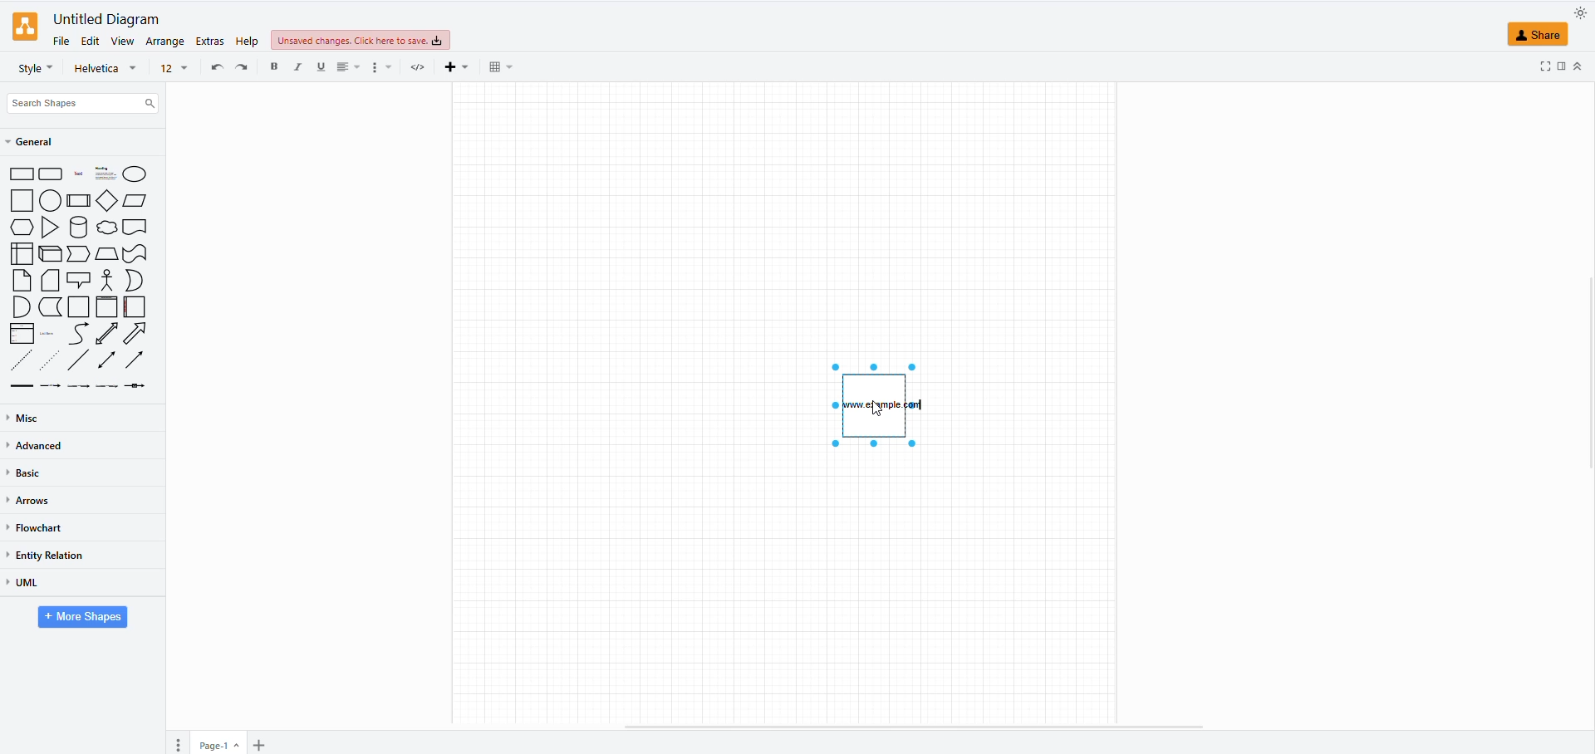 The height and width of the screenshot is (754, 1595). Describe the element at coordinates (1575, 14) in the screenshot. I see `appearance` at that location.